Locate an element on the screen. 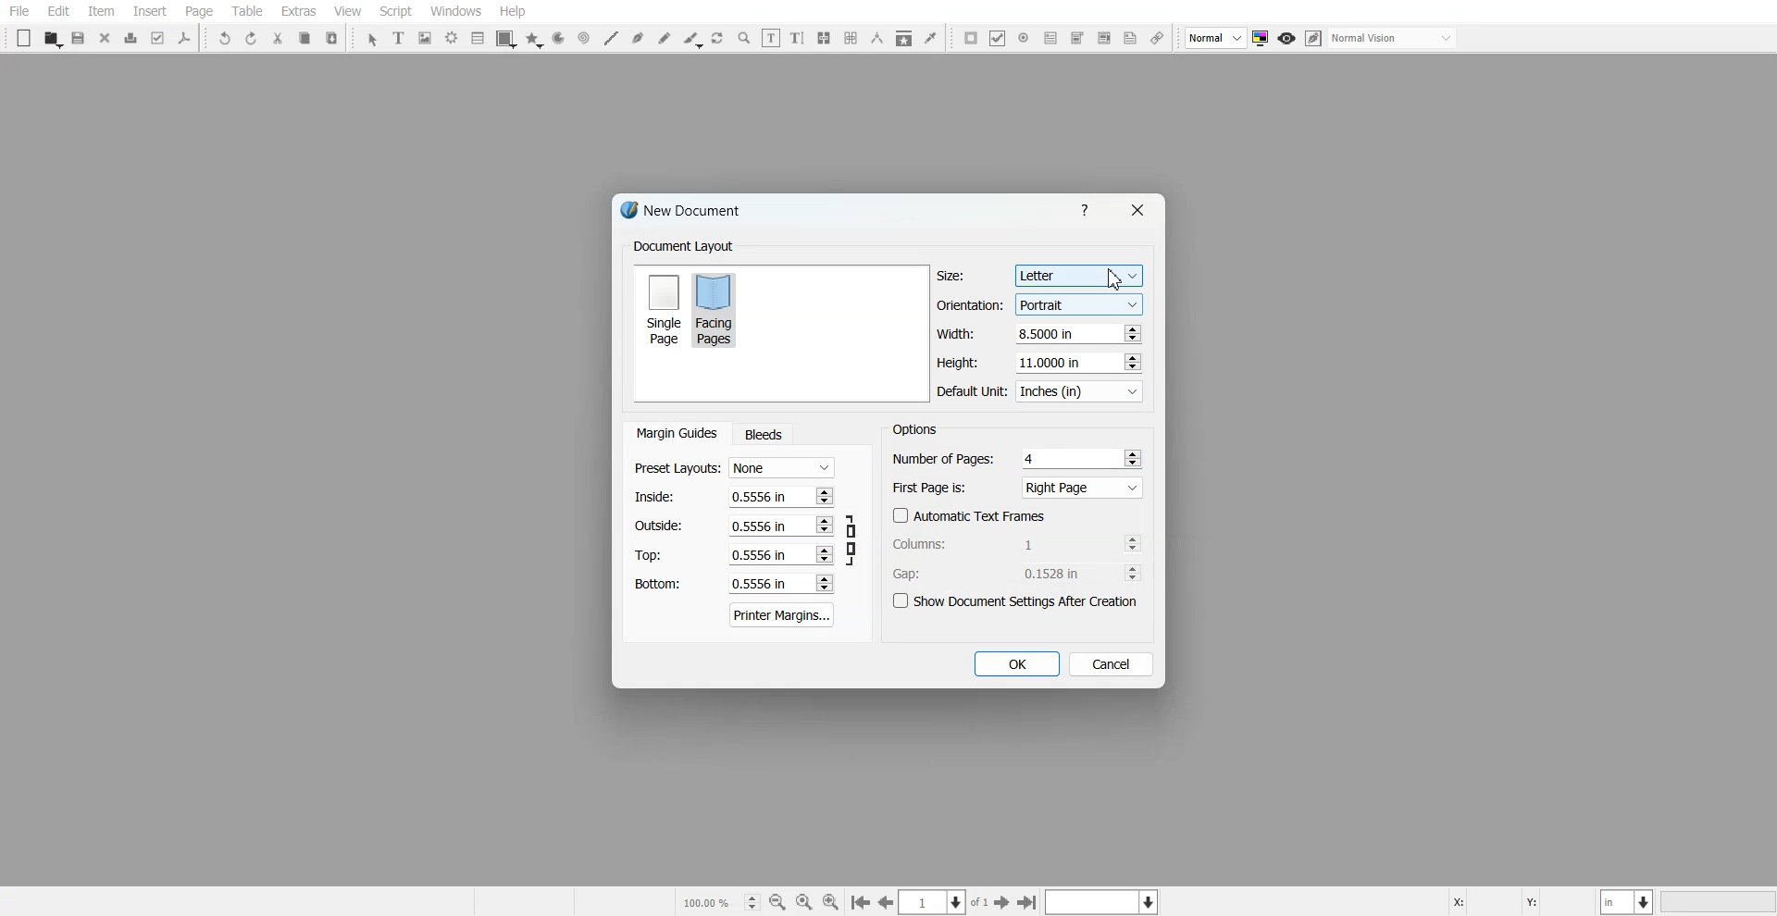 The width and height of the screenshot is (1777, 916). Zoom in or Out is located at coordinates (744, 38).